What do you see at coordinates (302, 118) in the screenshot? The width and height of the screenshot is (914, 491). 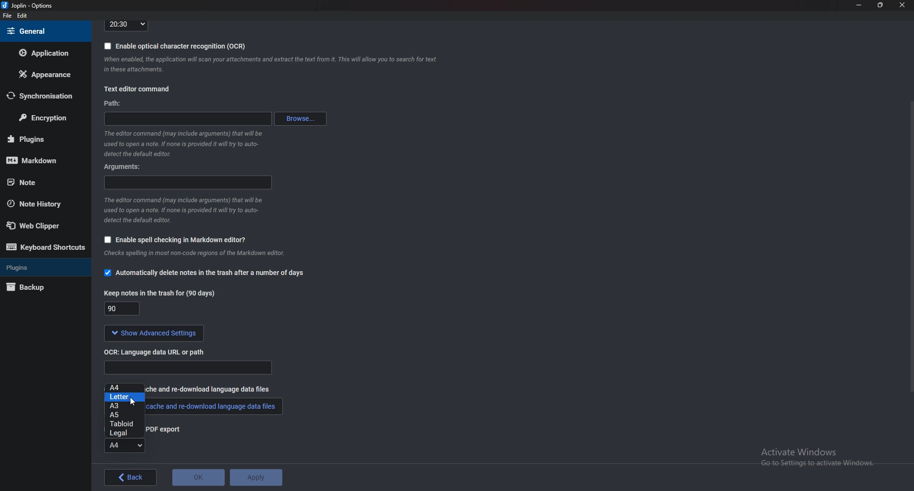 I see `Browse` at bounding box center [302, 118].